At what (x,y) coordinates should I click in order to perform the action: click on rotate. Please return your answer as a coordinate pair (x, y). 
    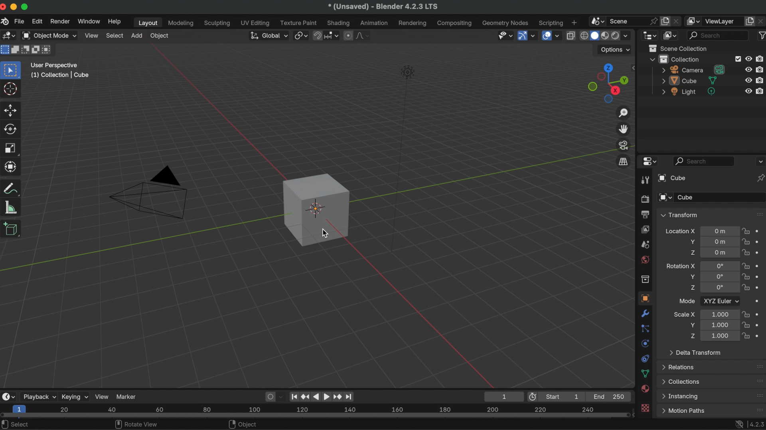
    Looking at the image, I should click on (12, 129).